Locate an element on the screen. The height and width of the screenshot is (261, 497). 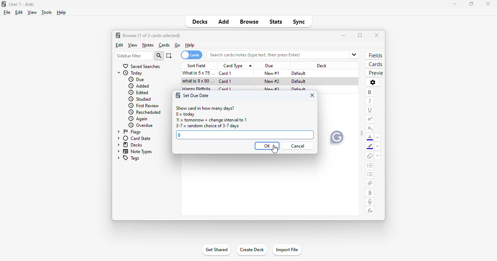
card 1 is located at coordinates (226, 73).